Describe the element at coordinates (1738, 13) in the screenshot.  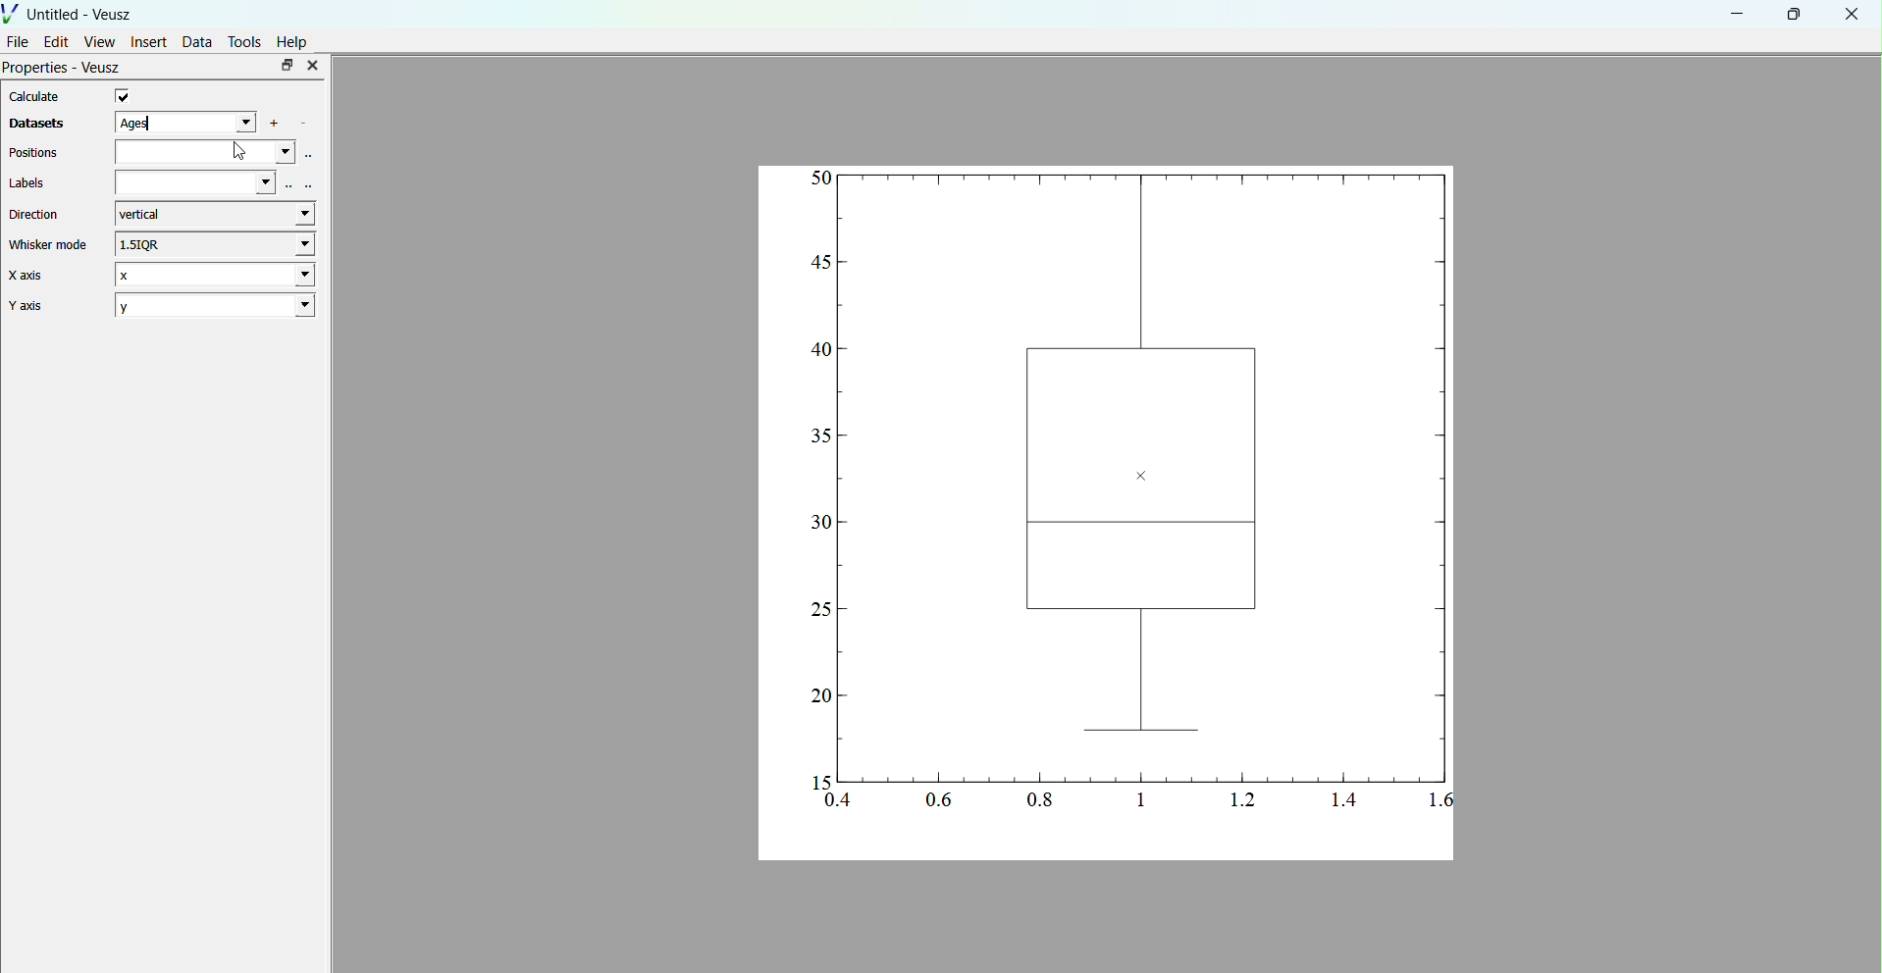
I see `minimise` at that location.